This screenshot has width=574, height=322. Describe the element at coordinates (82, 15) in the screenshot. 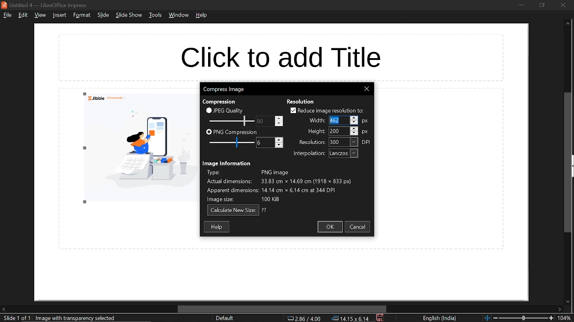

I see `format` at that location.